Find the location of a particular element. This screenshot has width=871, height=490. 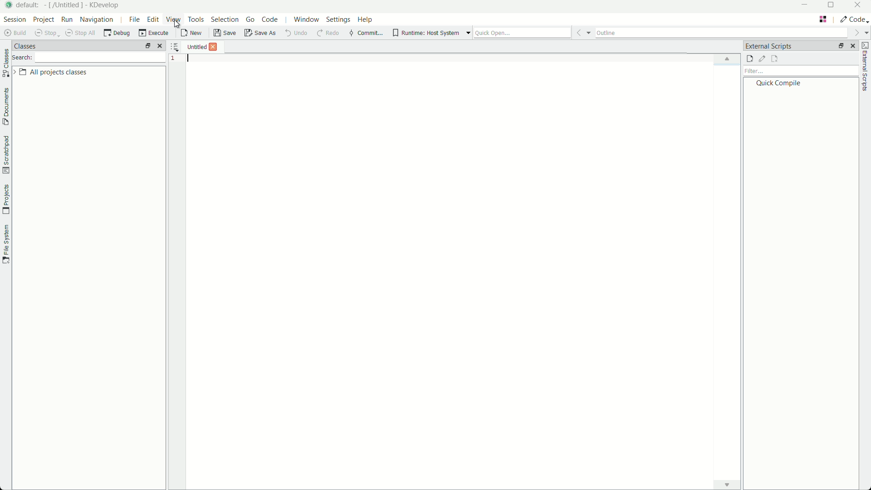

close pane is located at coordinates (162, 47).